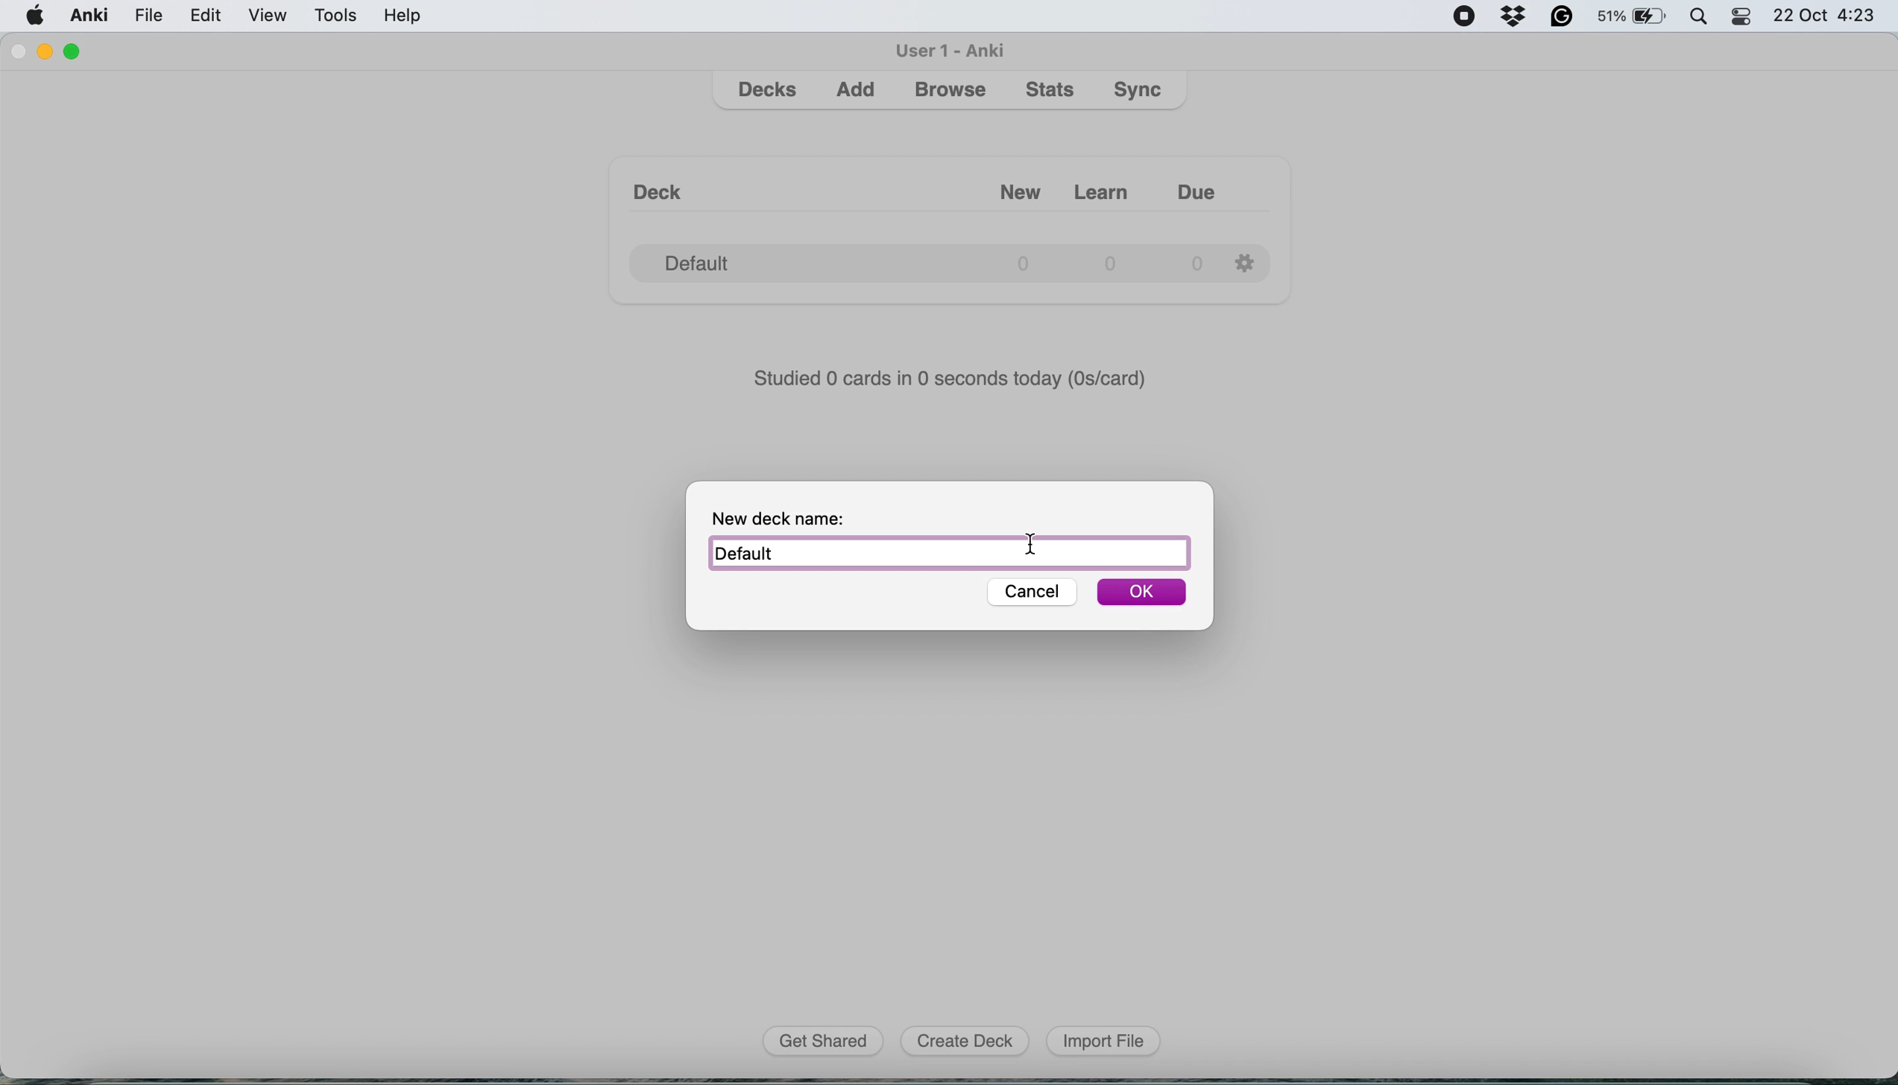 The height and width of the screenshot is (1085, 1898). Describe the element at coordinates (829, 1042) in the screenshot. I see `get shared` at that location.